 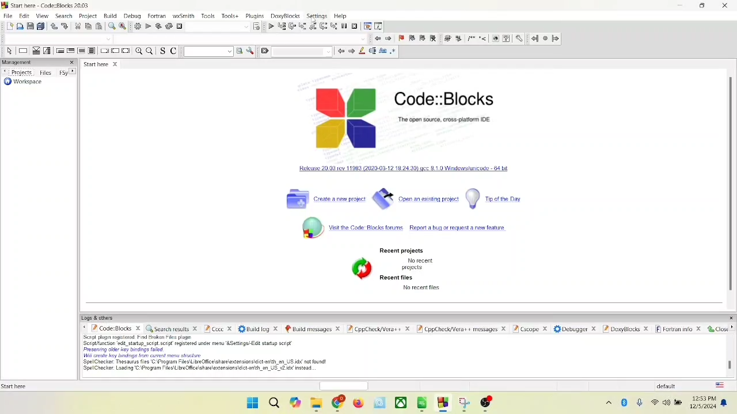 I want to click on build, so click(x=137, y=26).